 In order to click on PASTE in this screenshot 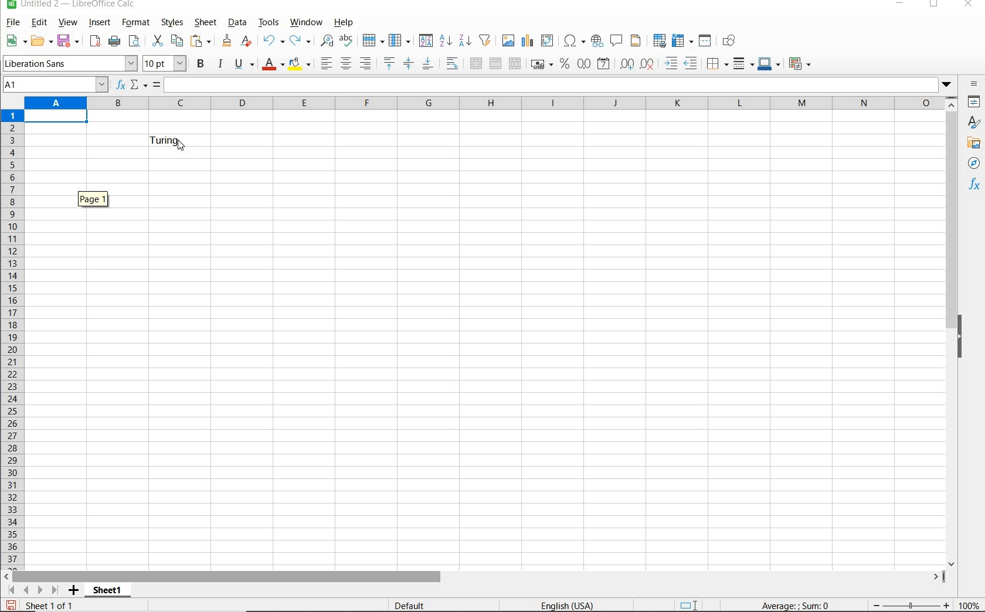, I will do `click(202, 42)`.